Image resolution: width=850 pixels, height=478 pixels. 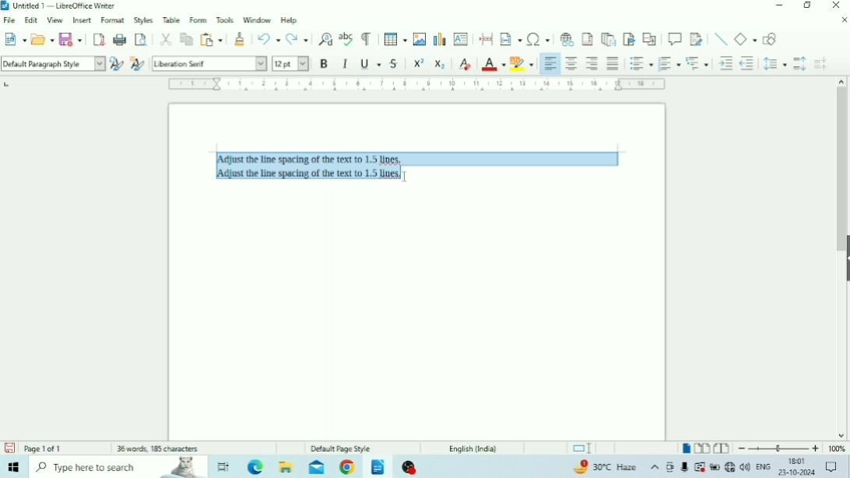 I want to click on Internet, so click(x=730, y=467).